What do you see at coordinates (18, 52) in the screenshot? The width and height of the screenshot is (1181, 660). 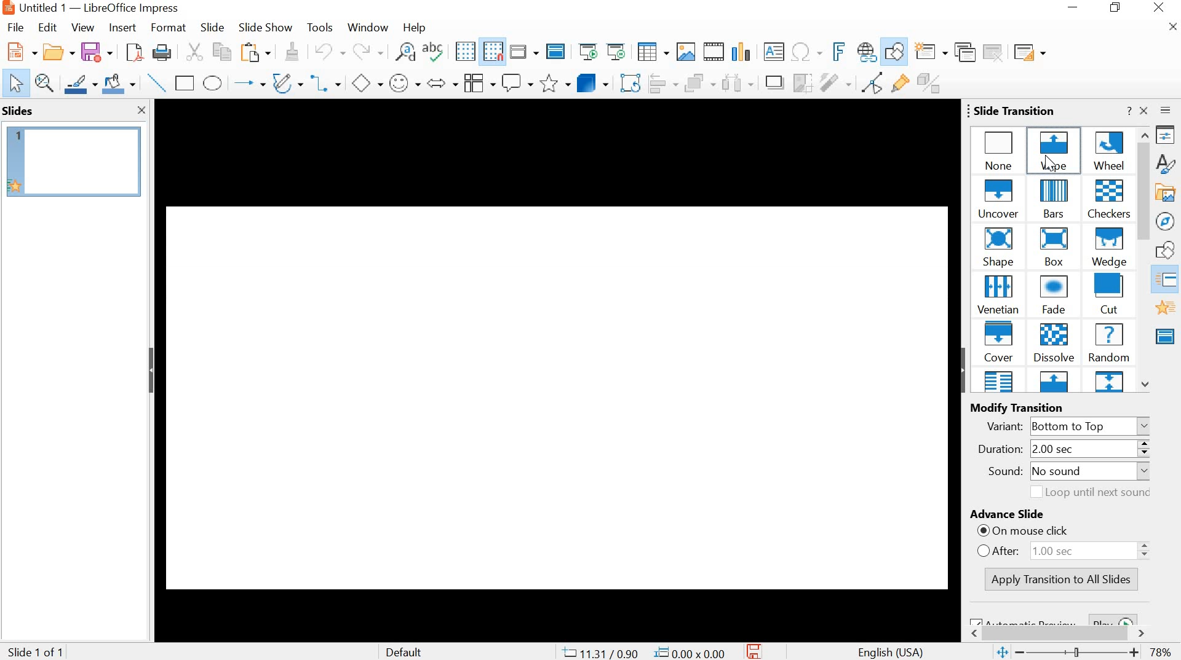 I see `NEW` at bounding box center [18, 52].